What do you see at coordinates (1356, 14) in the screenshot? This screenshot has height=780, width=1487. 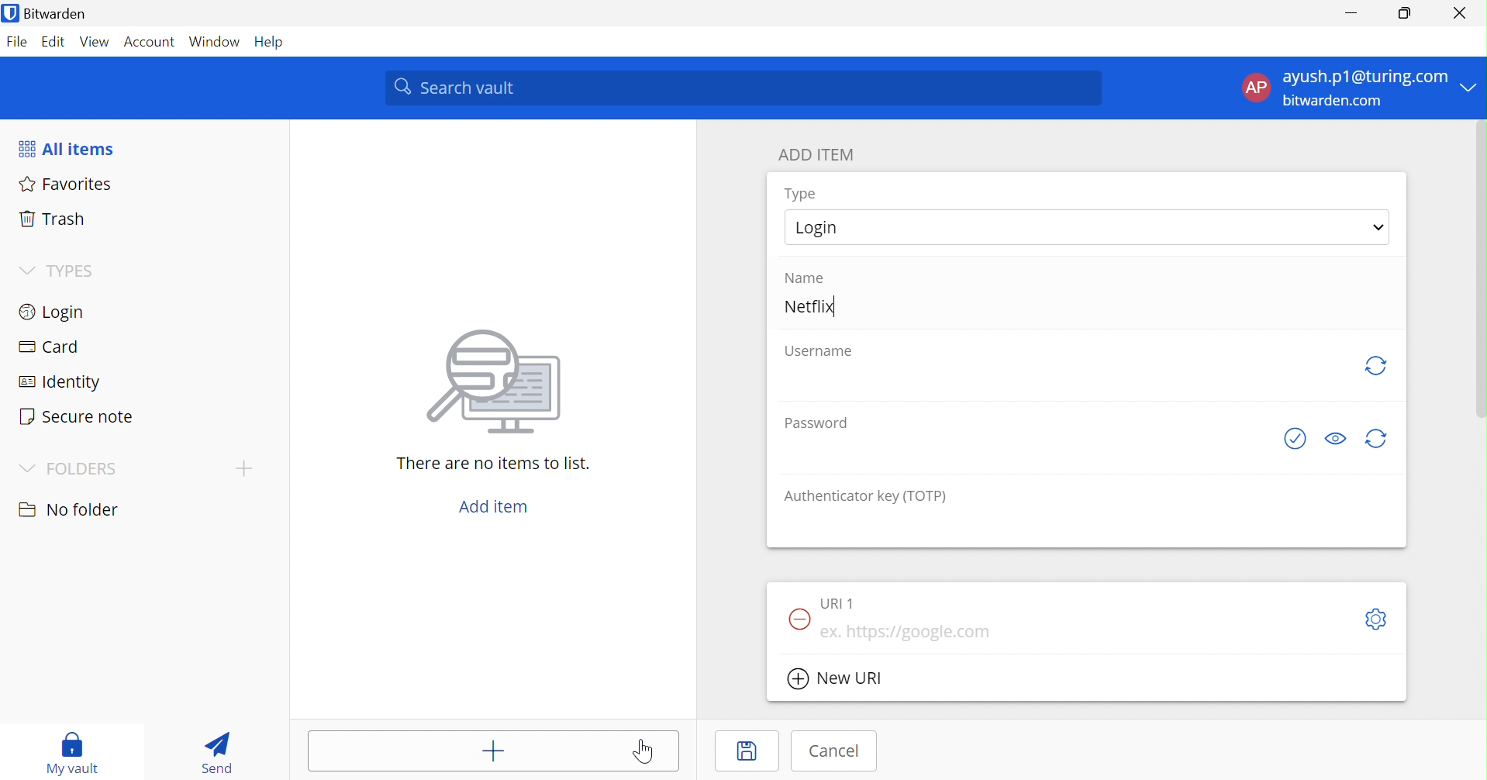 I see `Minimize` at bounding box center [1356, 14].